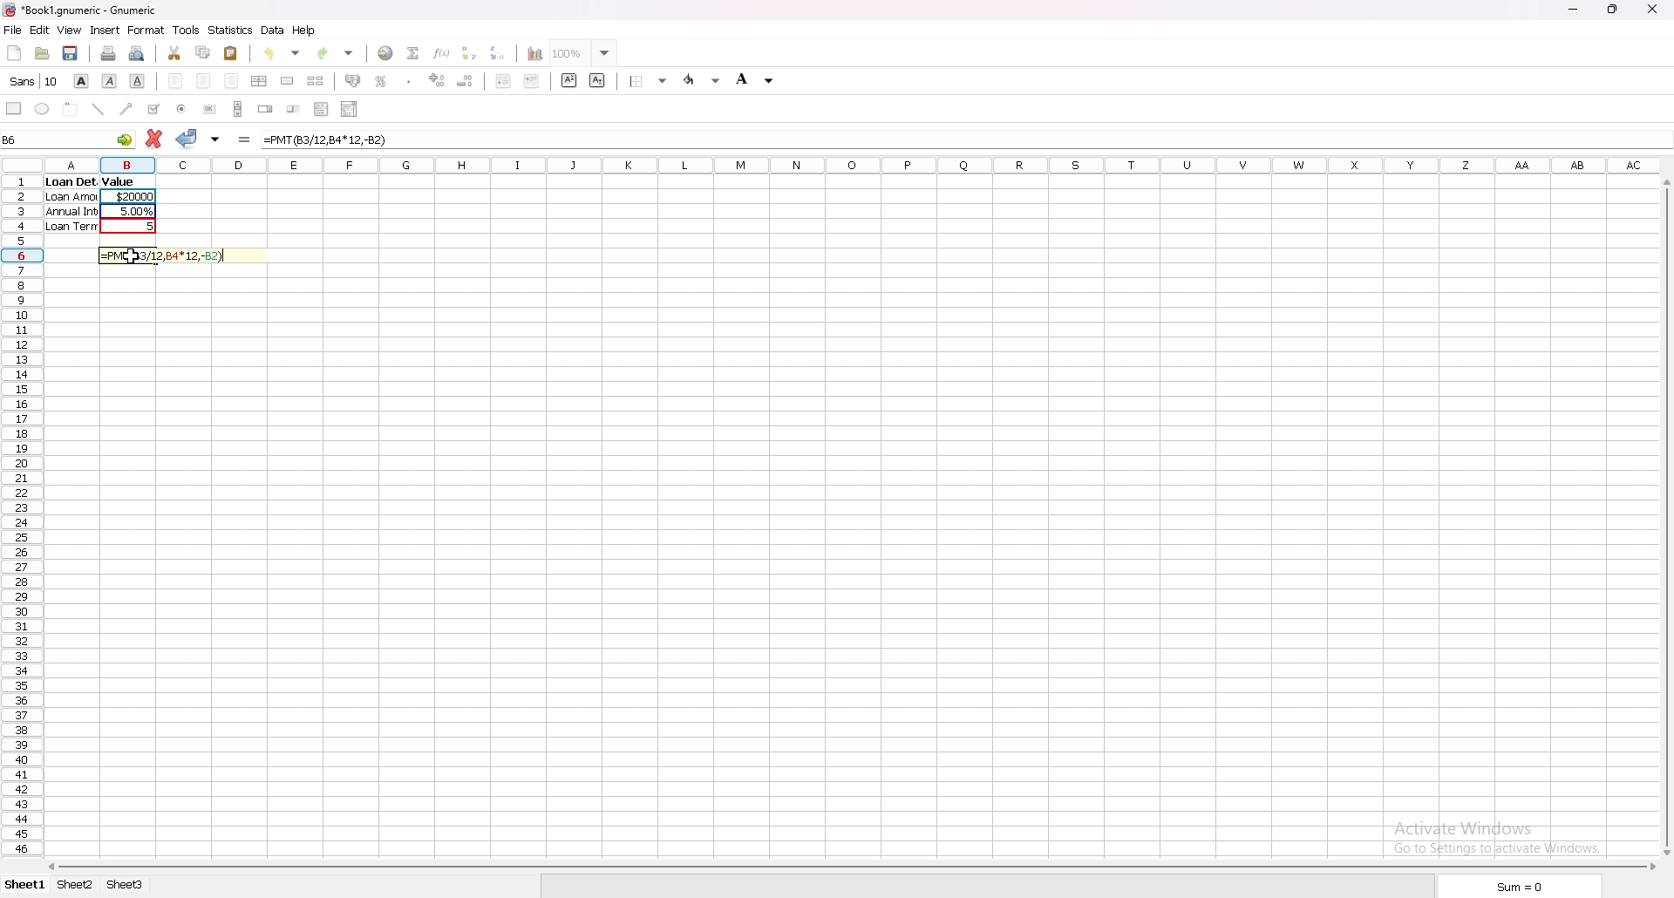 The image size is (1674, 898). What do you see at coordinates (1666, 515) in the screenshot?
I see `scroll bar` at bounding box center [1666, 515].